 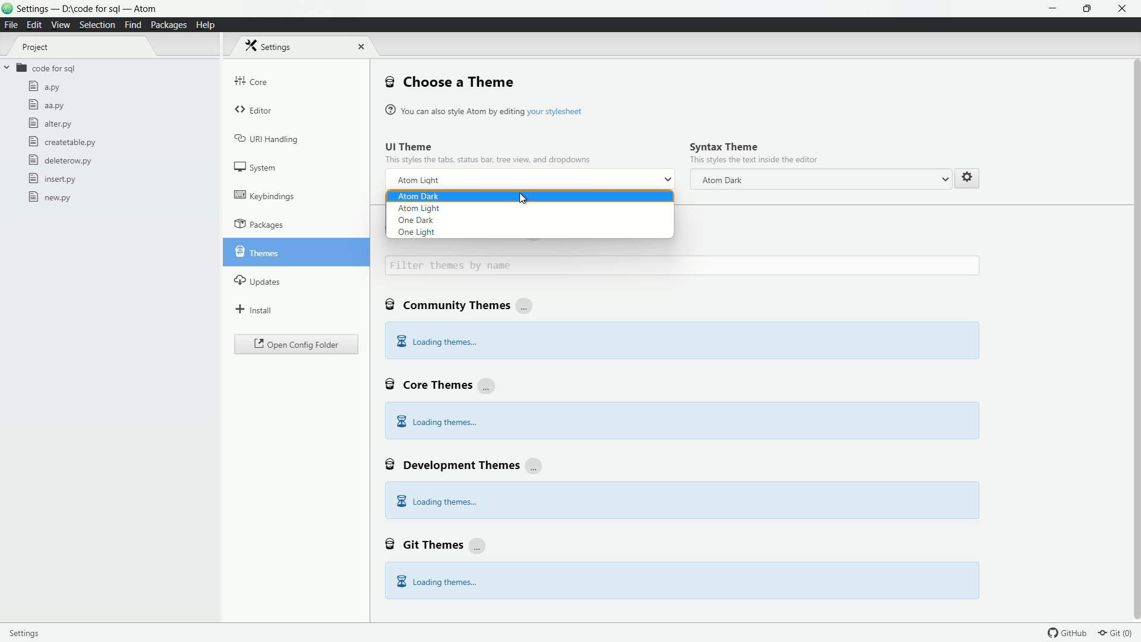 What do you see at coordinates (1089, 9) in the screenshot?
I see `maximize or restore` at bounding box center [1089, 9].